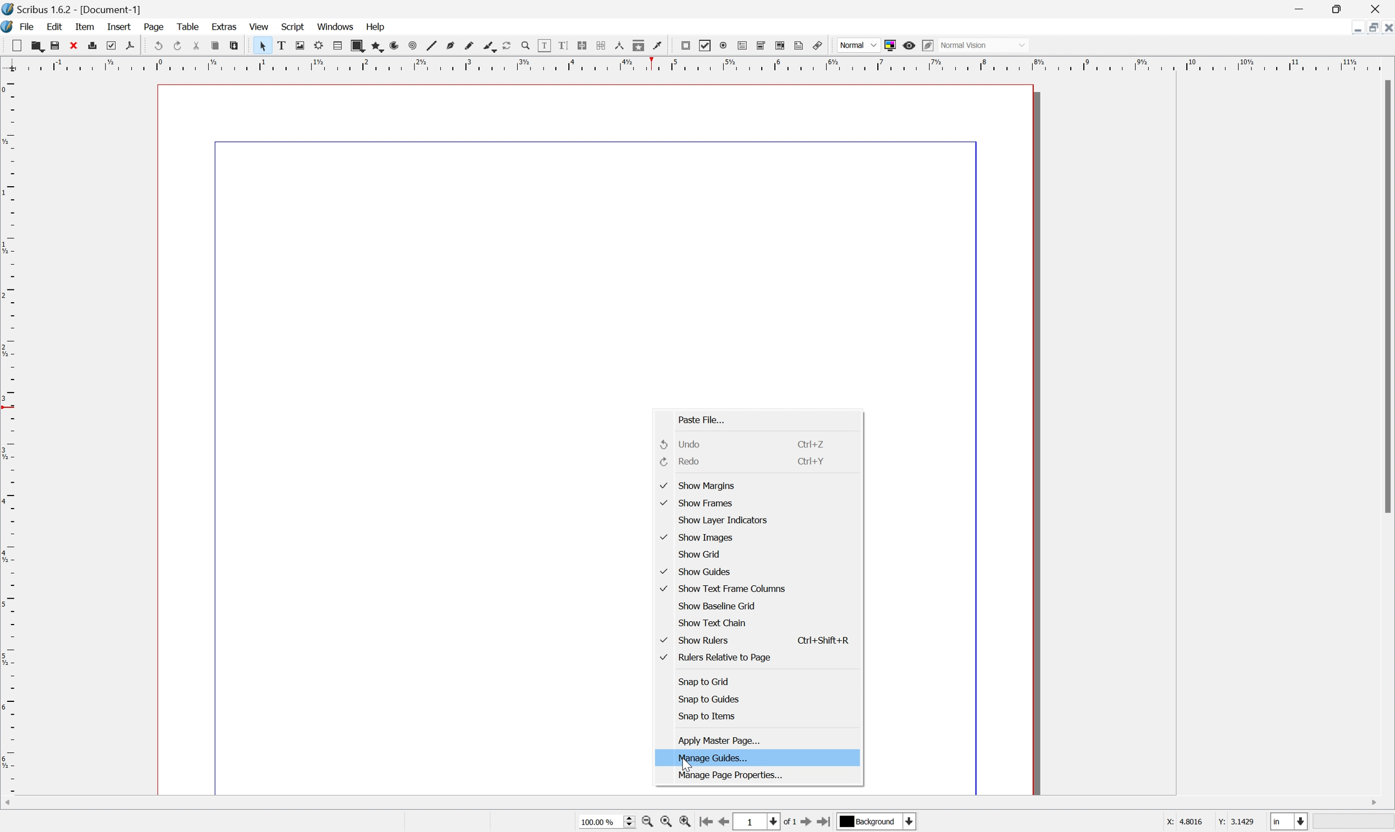 This screenshot has height=832, width=1395. I want to click on new, so click(19, 47).